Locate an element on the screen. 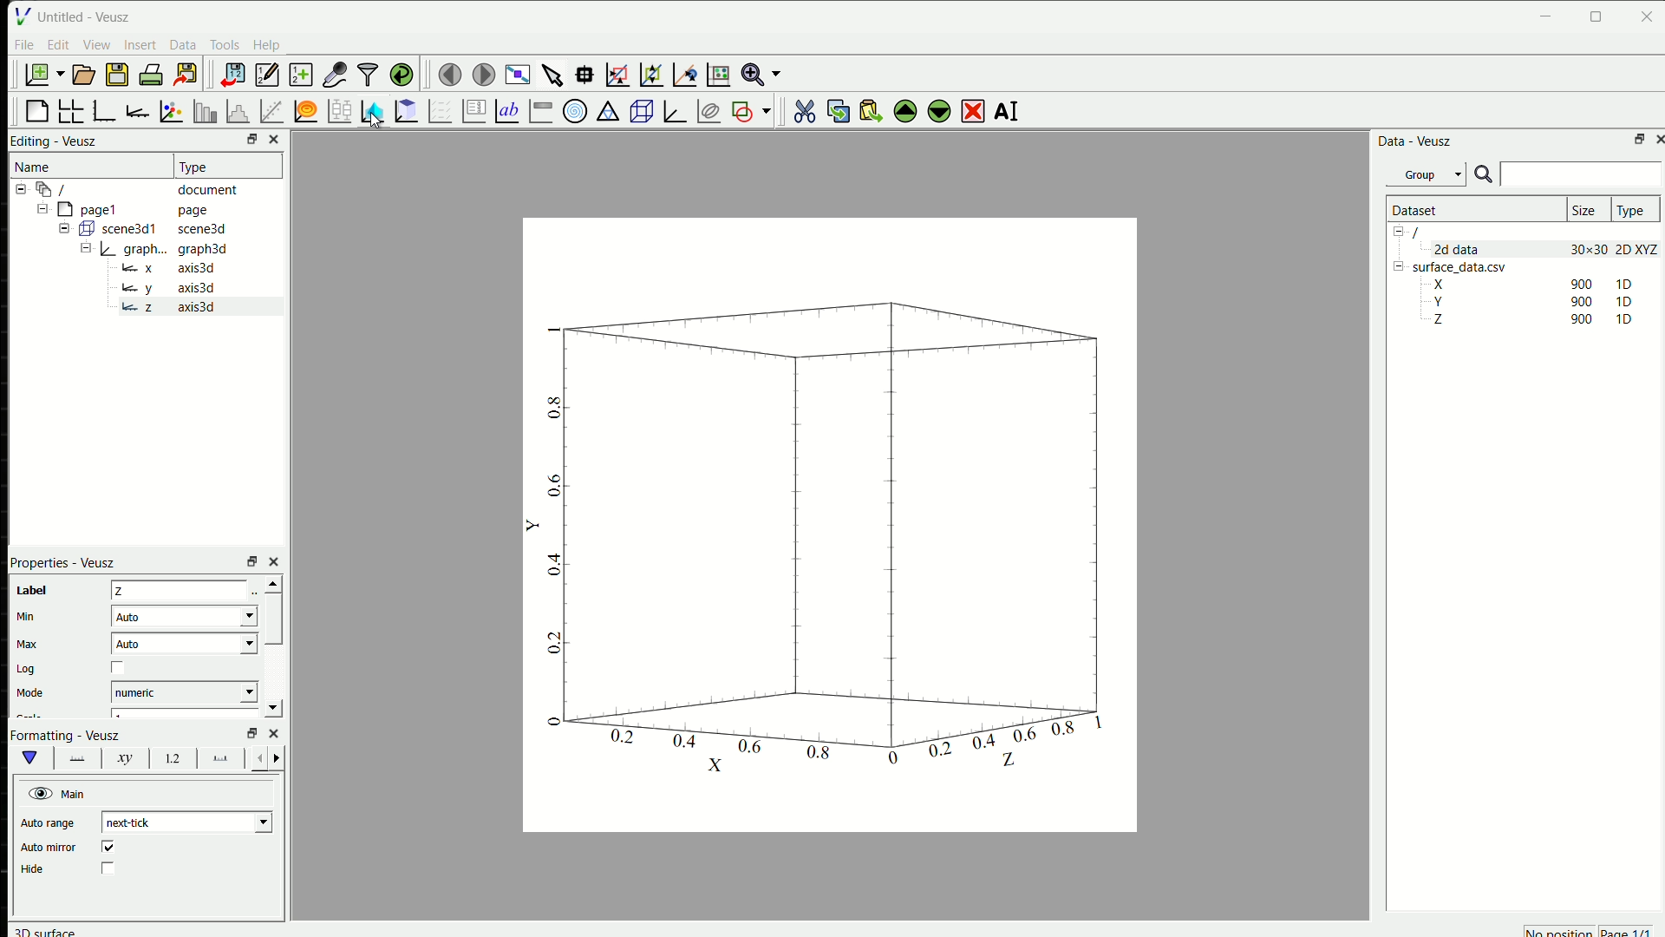  axis3d is located at coordinates (196, 307).